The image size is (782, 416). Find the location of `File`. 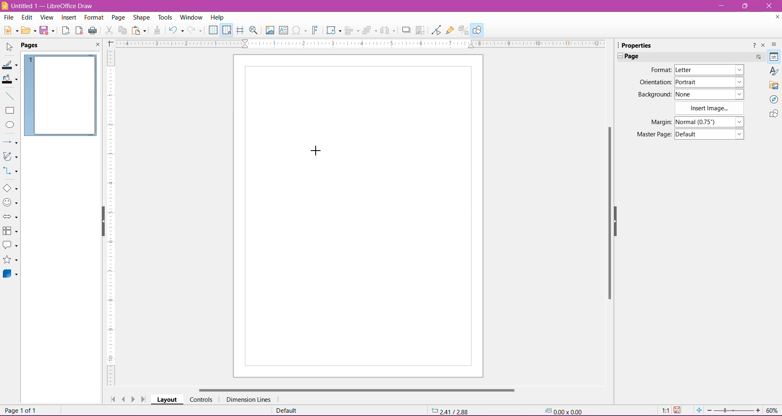

File is located at coordinates (9, 17).